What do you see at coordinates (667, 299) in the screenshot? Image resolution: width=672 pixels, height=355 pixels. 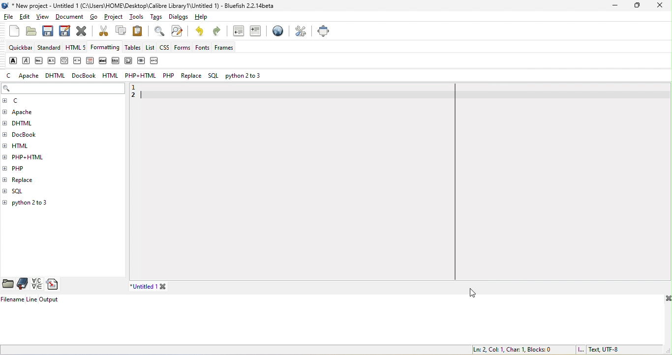 I see `close` at bounding box center [667, 299].